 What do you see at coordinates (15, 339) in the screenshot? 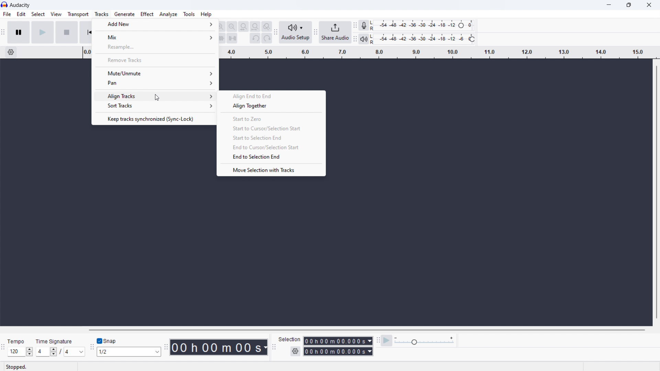
I see `Tempo` at bounding box center [15, 339].